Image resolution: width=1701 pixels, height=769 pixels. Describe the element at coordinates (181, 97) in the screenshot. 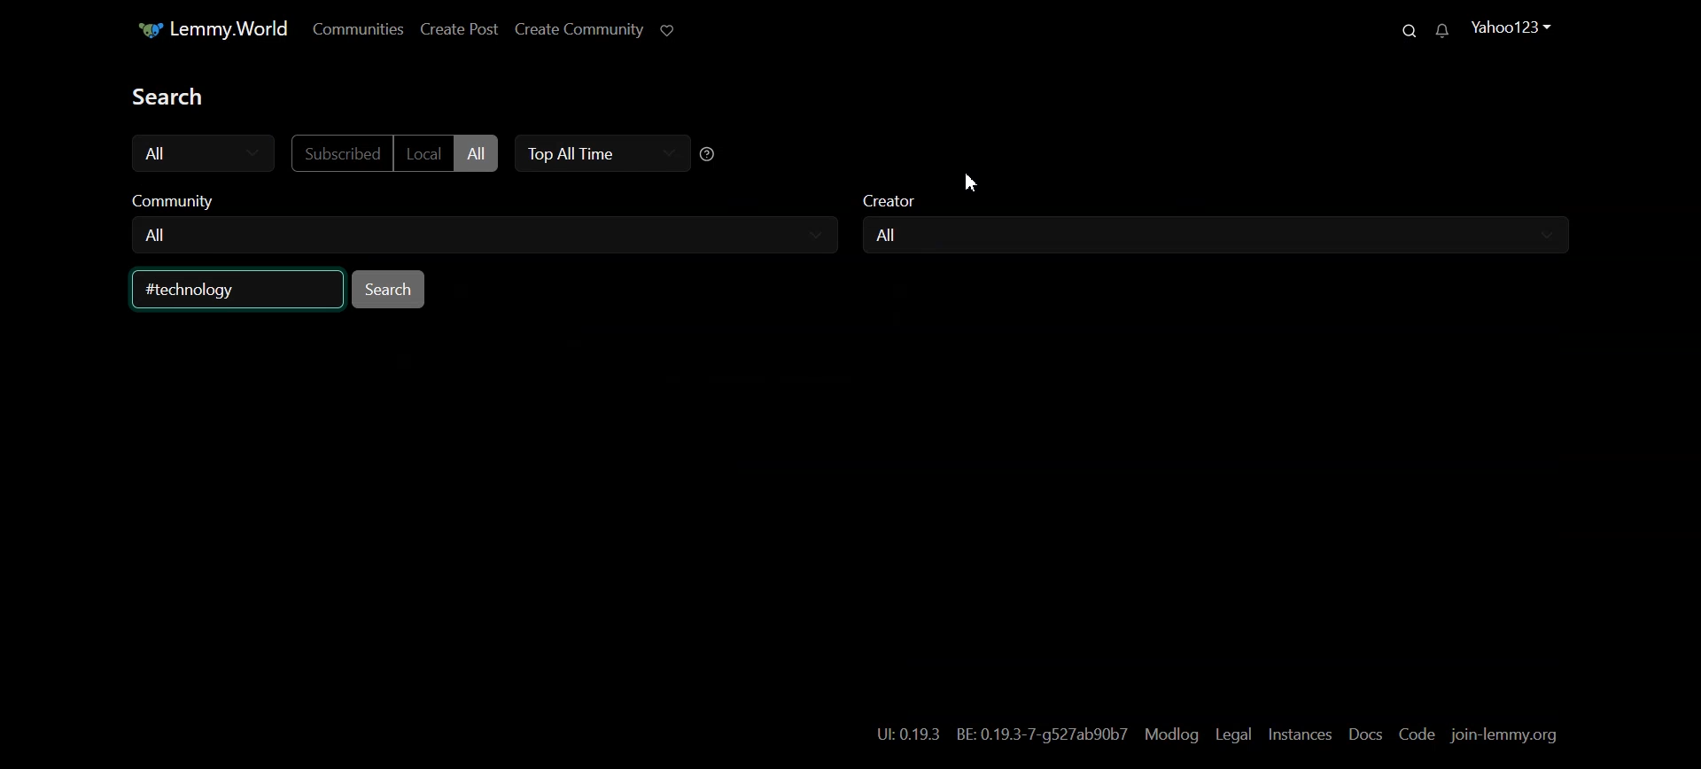

I see `Text` at that location.